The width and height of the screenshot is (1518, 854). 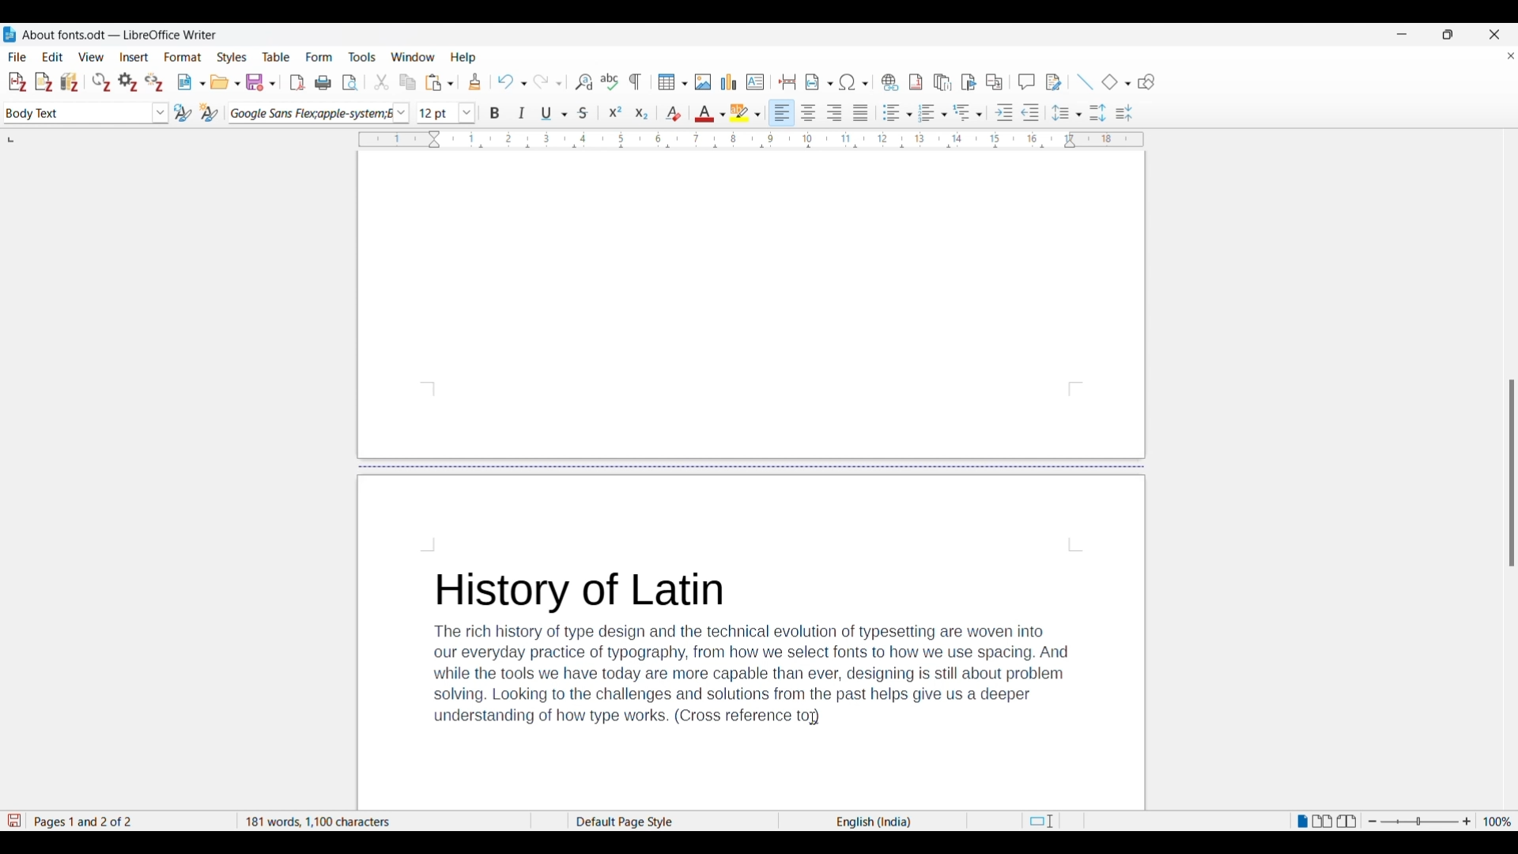 What do you see at coordinates (547, 82) in the screenshot?
I see `Redo options` at bounding box center [547, 82].